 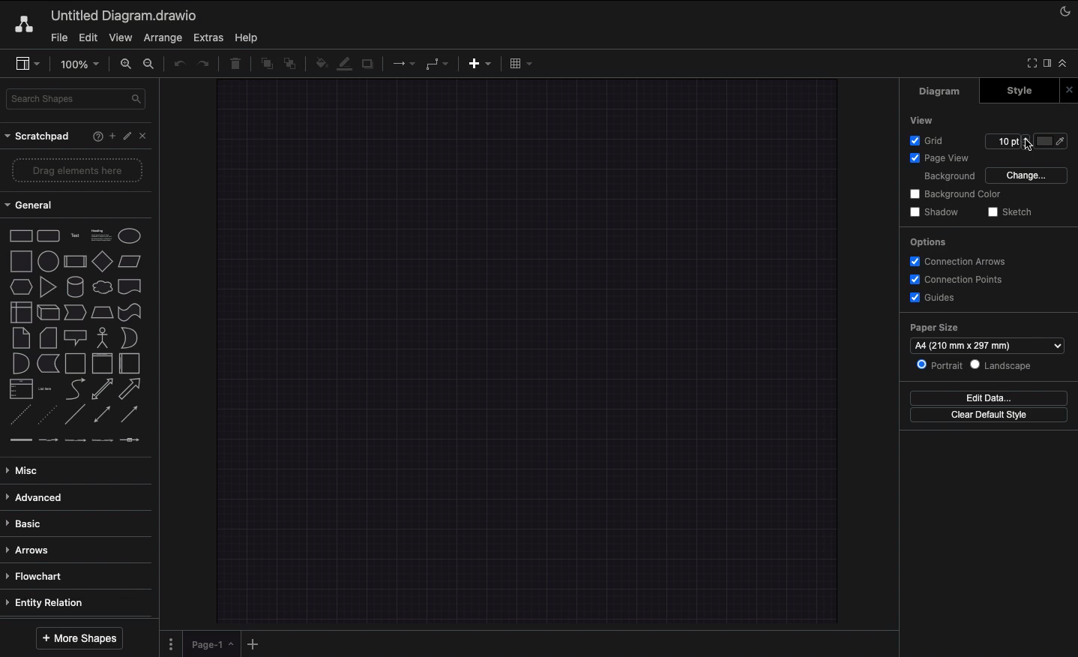 I want to click on Shadow, so click(x=933, y=211).